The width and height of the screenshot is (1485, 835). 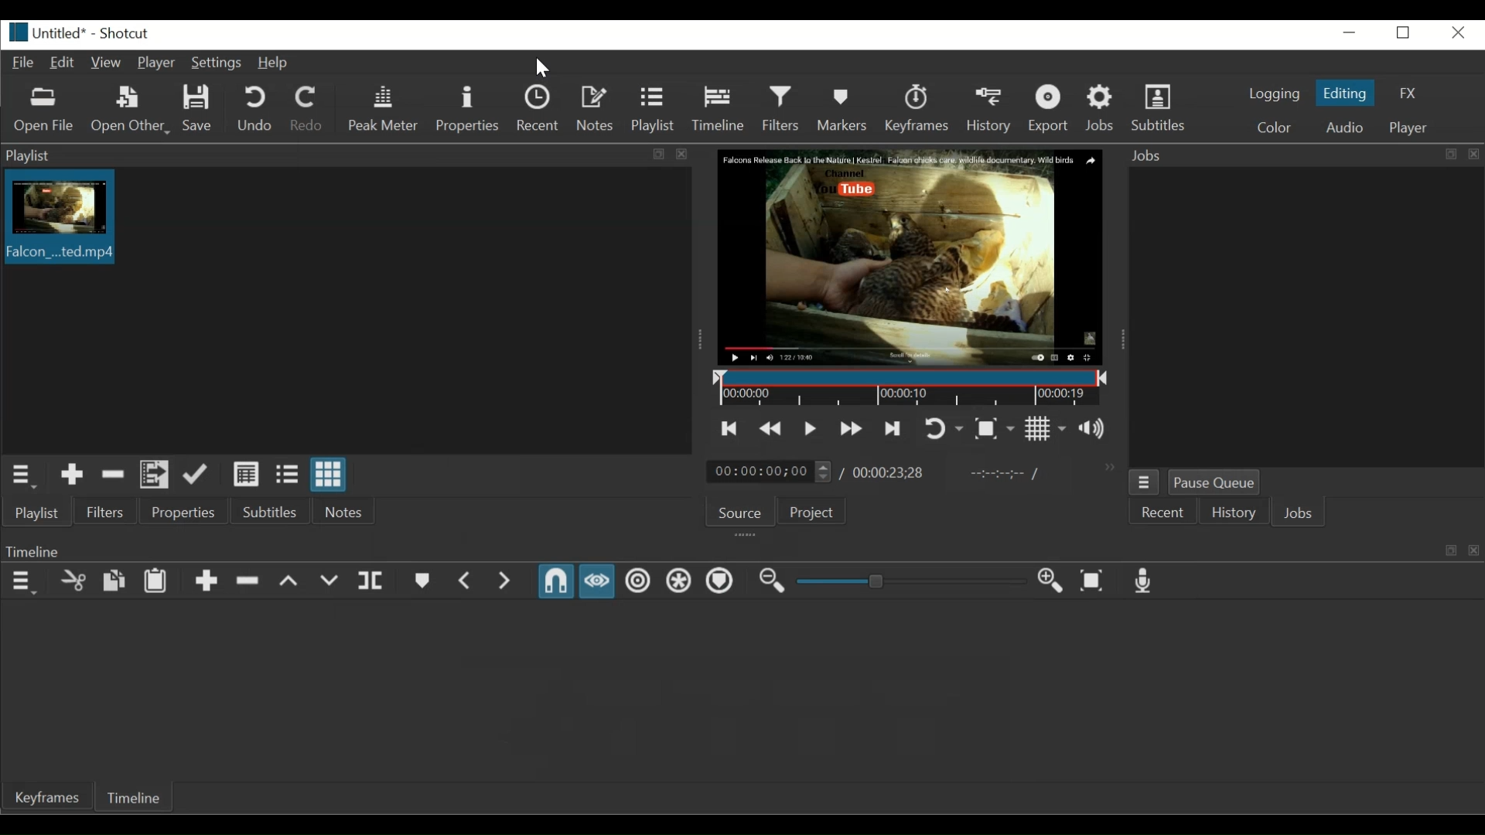 What do you see at coordinates (1166, 513) in the screenshot?
I see `Recent` at bounding box center [1166, 513].